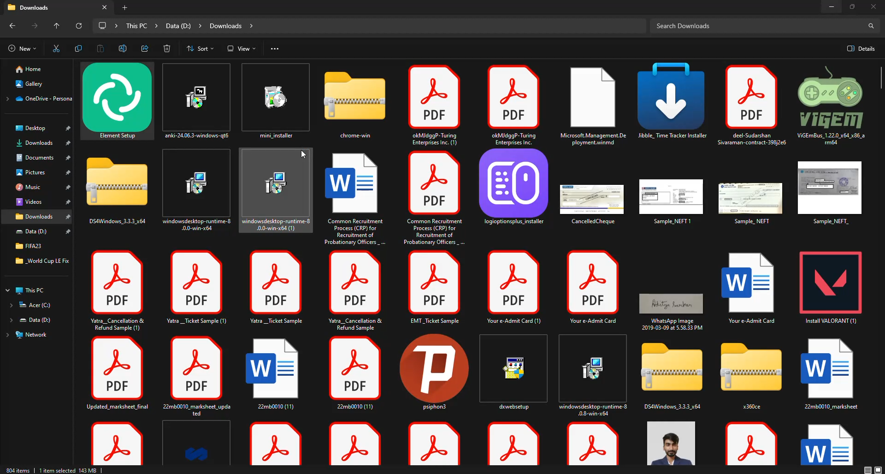  Describe the element at coordinates (861, 48) in the screenshot. I see `details` at that location.